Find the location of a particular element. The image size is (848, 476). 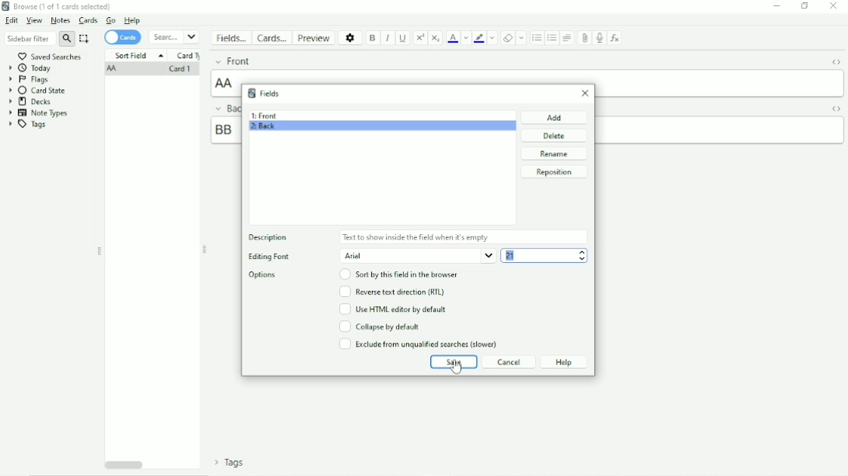

Card State is located at coordinates (40, 91).